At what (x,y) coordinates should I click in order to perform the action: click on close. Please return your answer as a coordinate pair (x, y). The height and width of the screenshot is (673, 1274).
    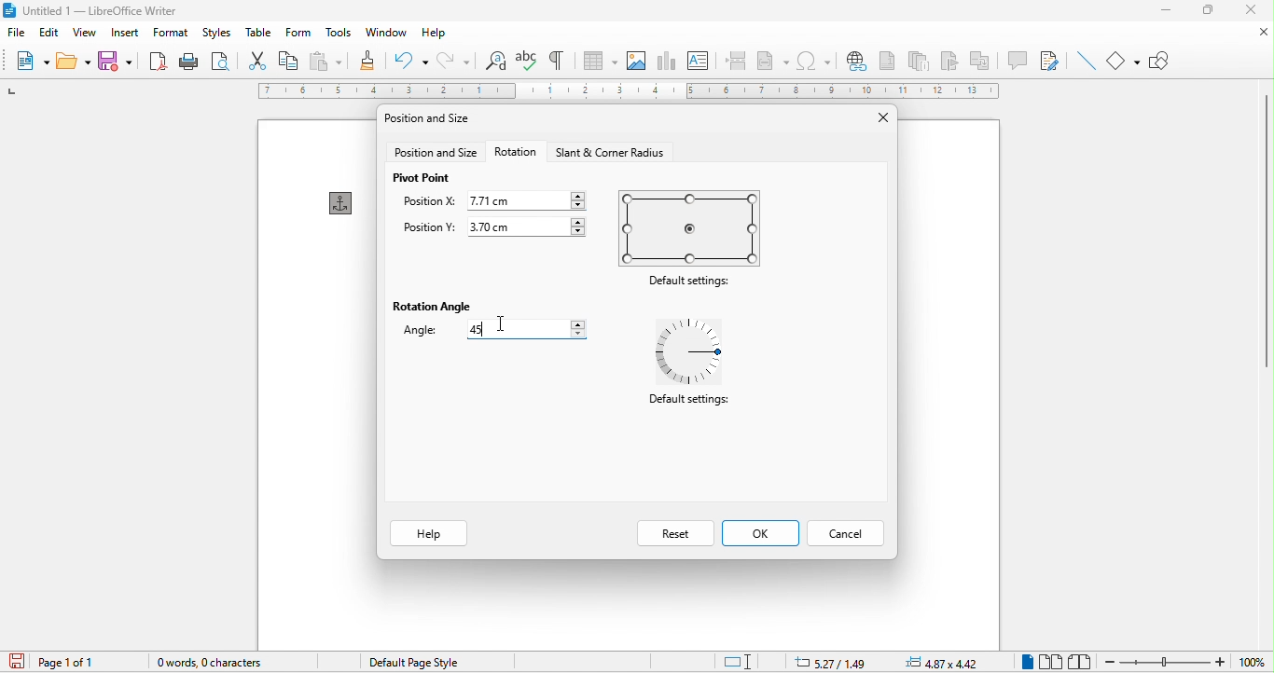
    Looking at the image, I should click on (1253, 10).